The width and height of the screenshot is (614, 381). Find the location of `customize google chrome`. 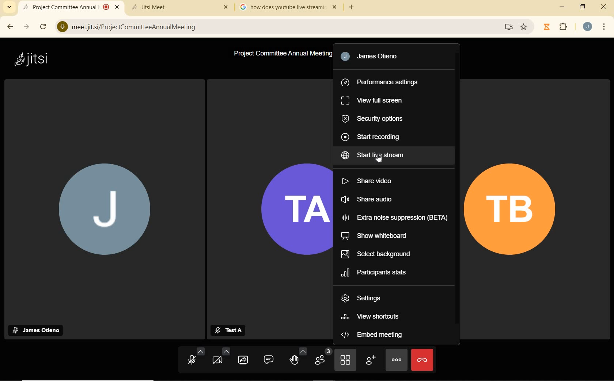

customize google chrome is located at coordinates (606, 27).